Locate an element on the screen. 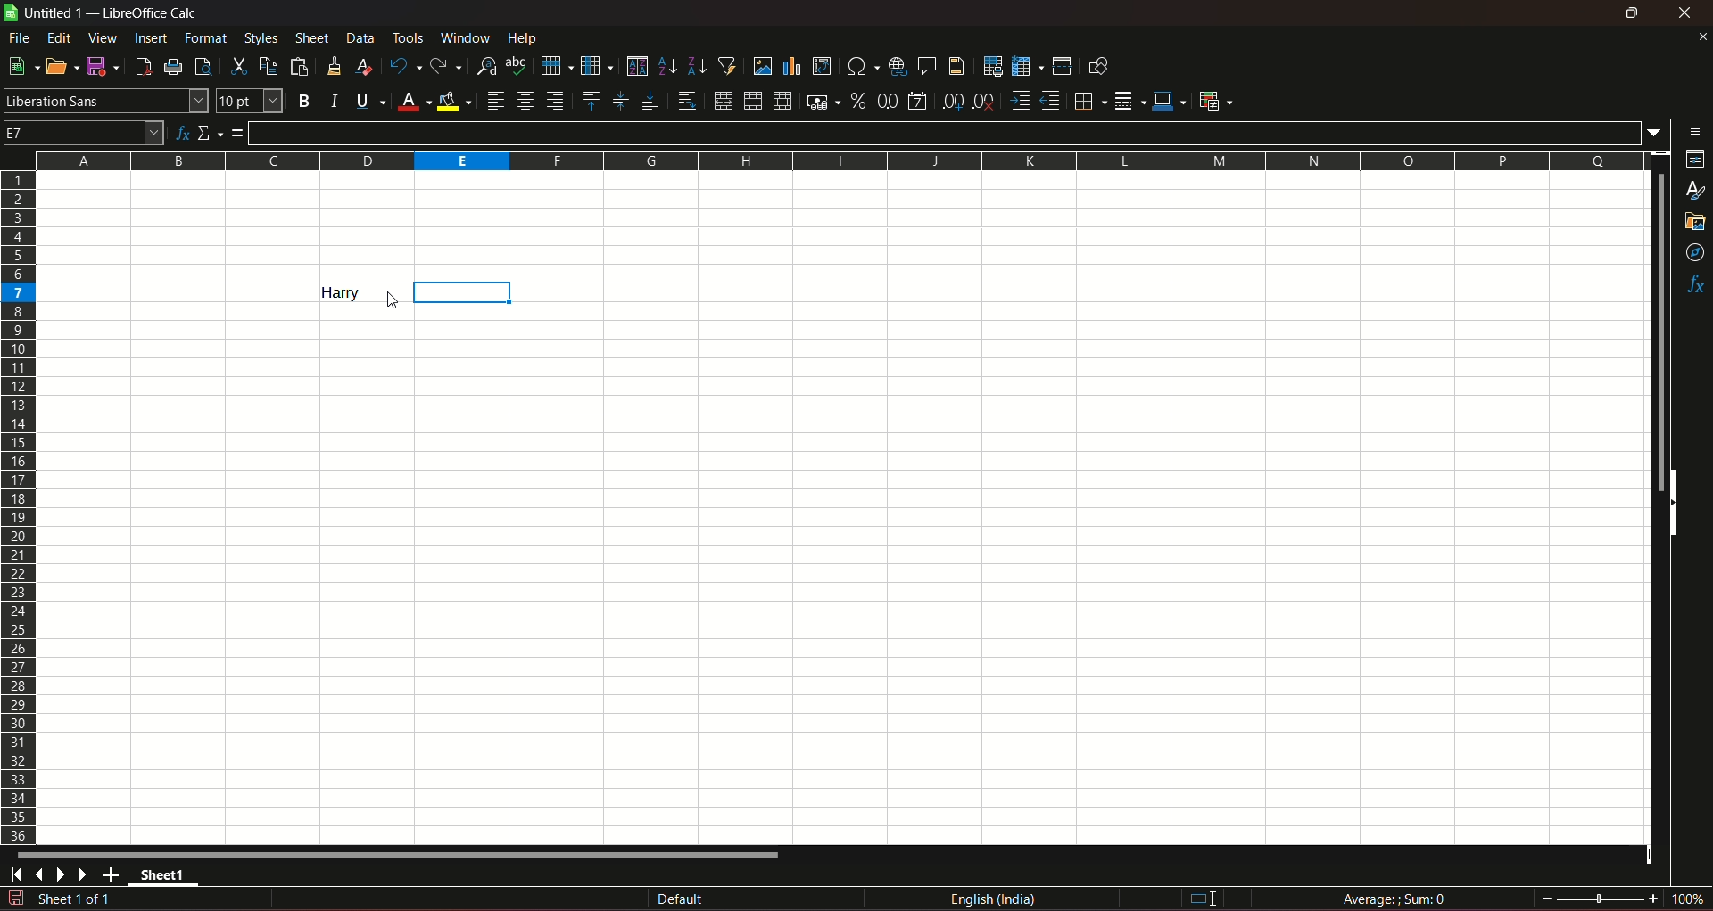 Image resolution: width=1713 pixels, height=911 pixels. clone formatting is located at coordinates (335, 65).